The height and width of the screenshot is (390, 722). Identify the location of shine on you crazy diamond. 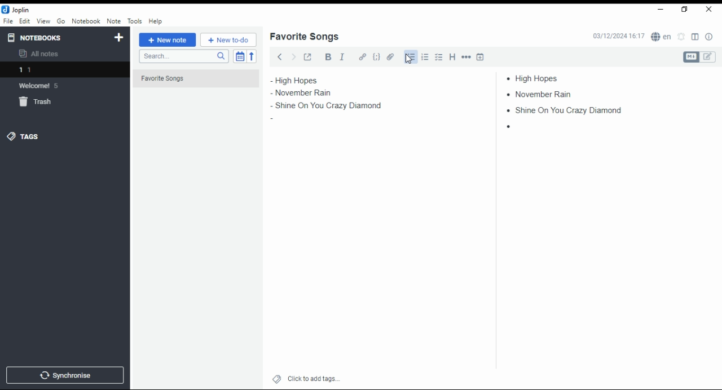
(329, 106).